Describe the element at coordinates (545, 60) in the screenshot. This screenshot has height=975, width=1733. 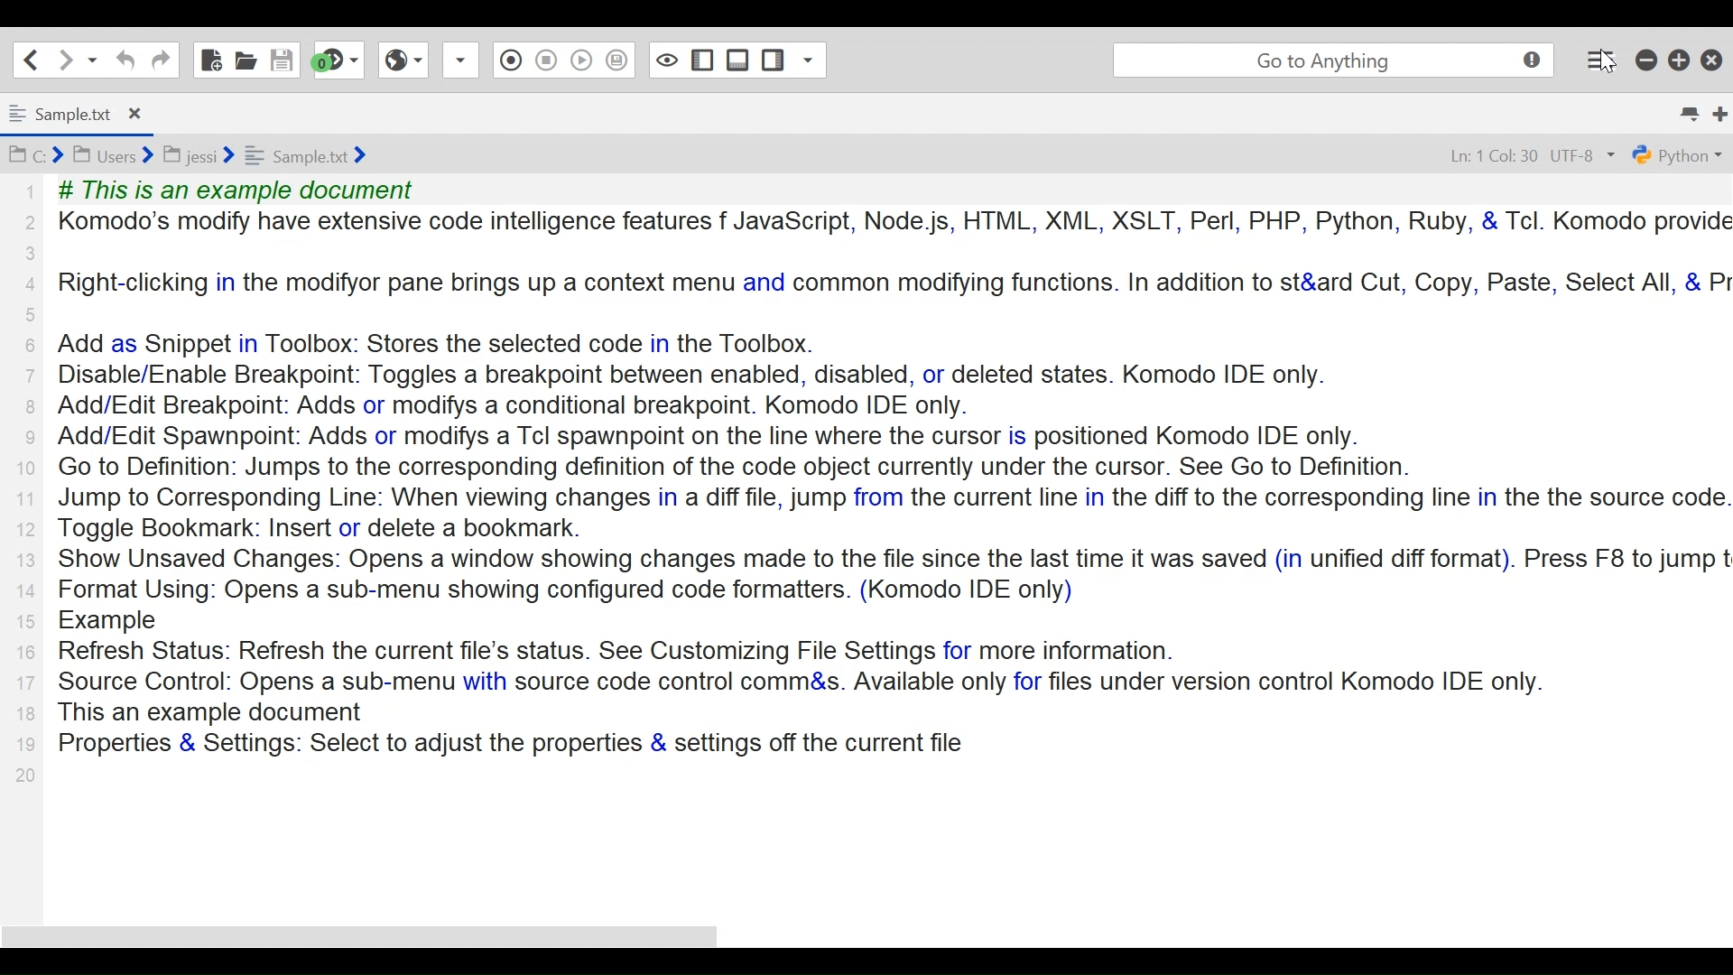
I see `Play Last Macro` at that location.